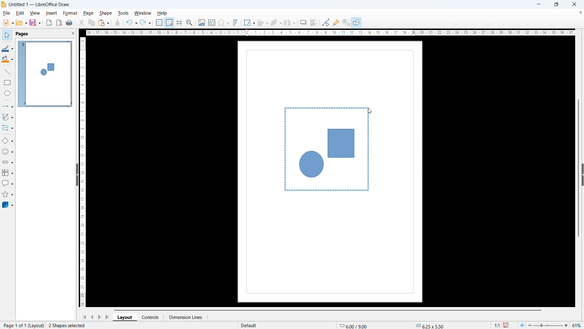 The image size is (584, 329). Describe the element at coordinates (9, 23) in the screenshot. I see `new` at that location.